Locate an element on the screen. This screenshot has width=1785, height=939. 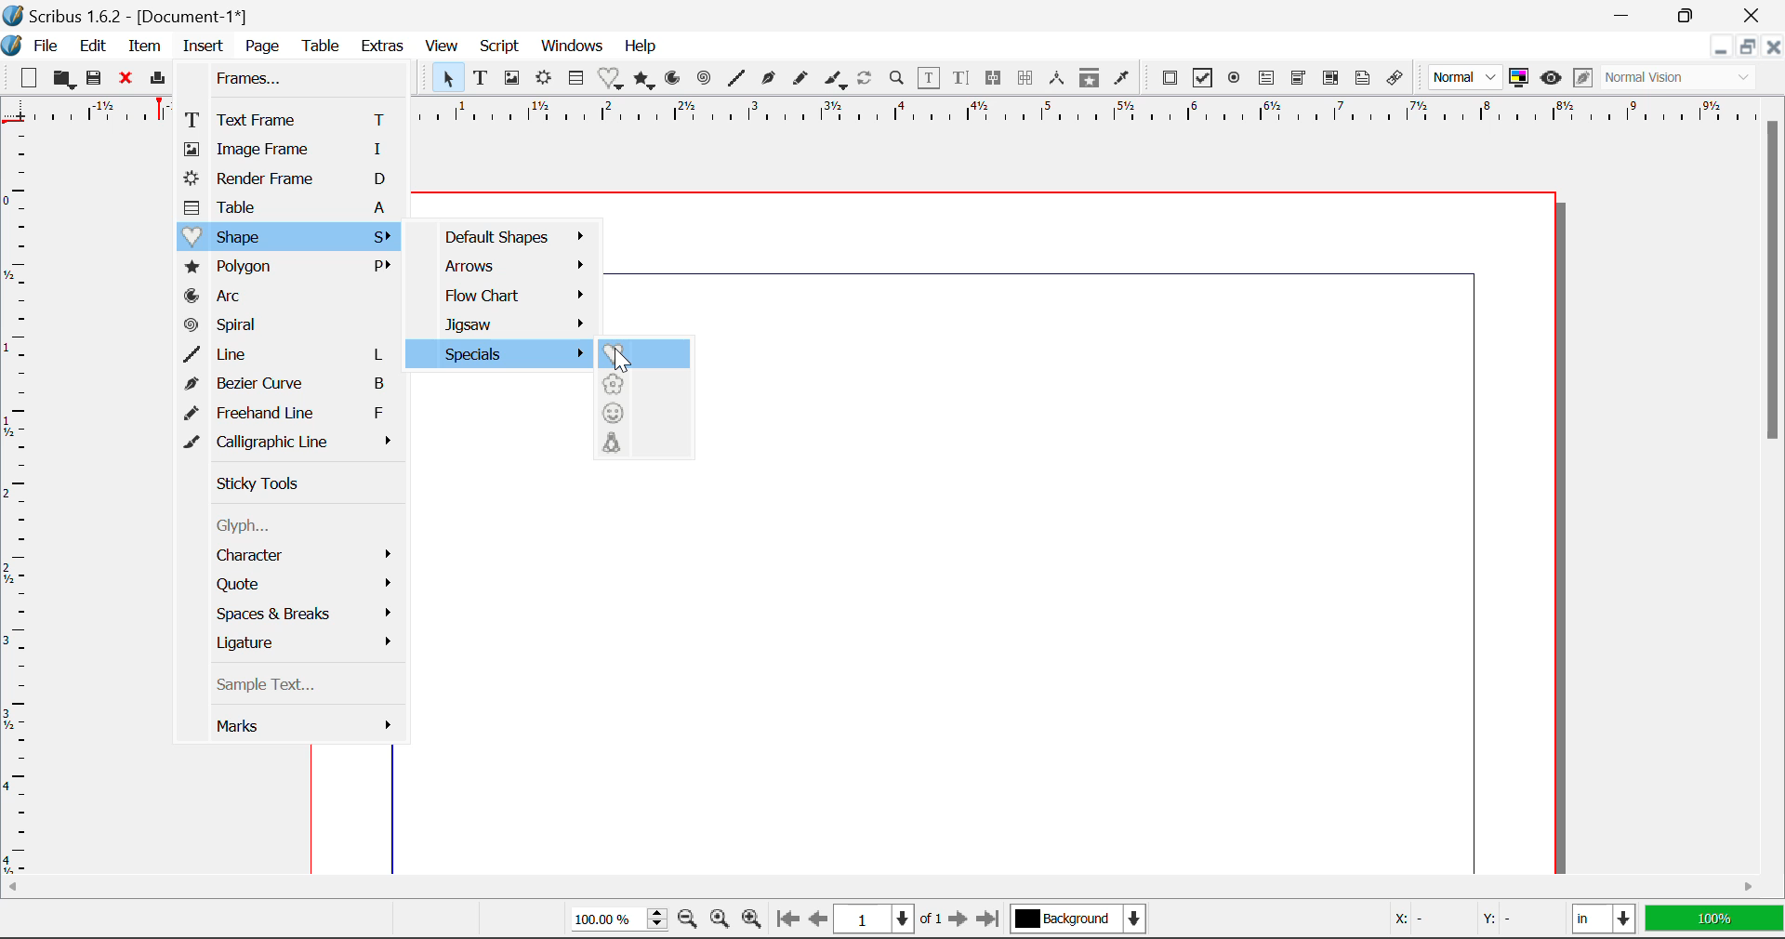
Pdf Checkbox is located at coordinates (1205, 81).